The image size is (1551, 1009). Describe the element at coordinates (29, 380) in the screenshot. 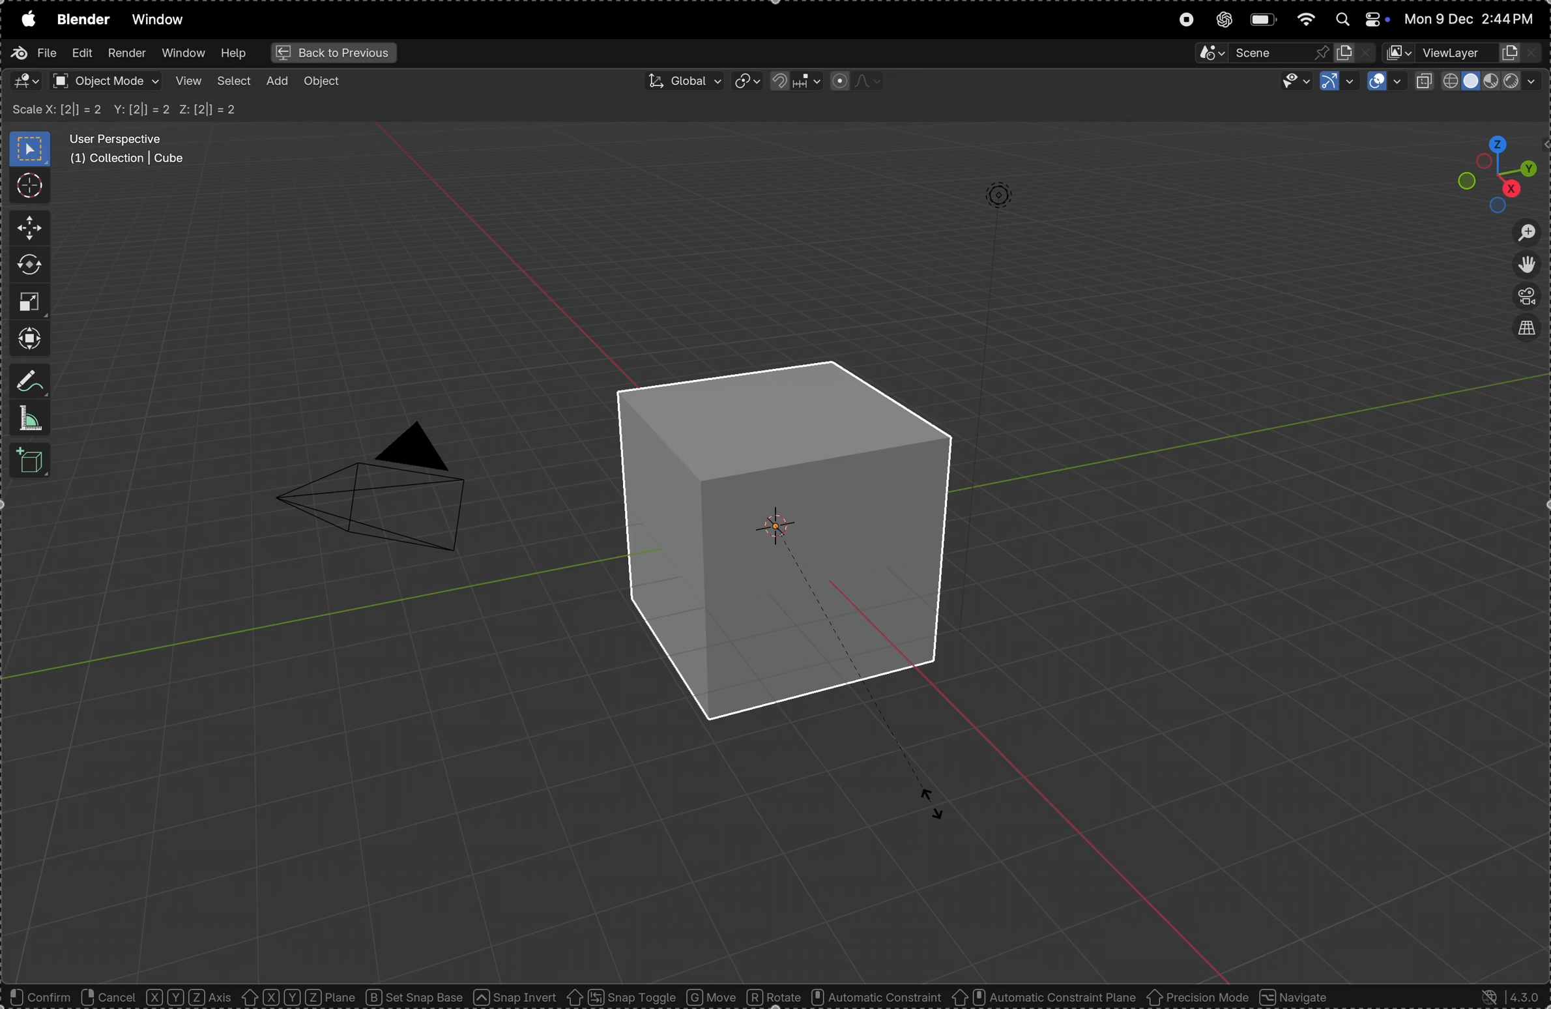

I see `annotate ` at that location.